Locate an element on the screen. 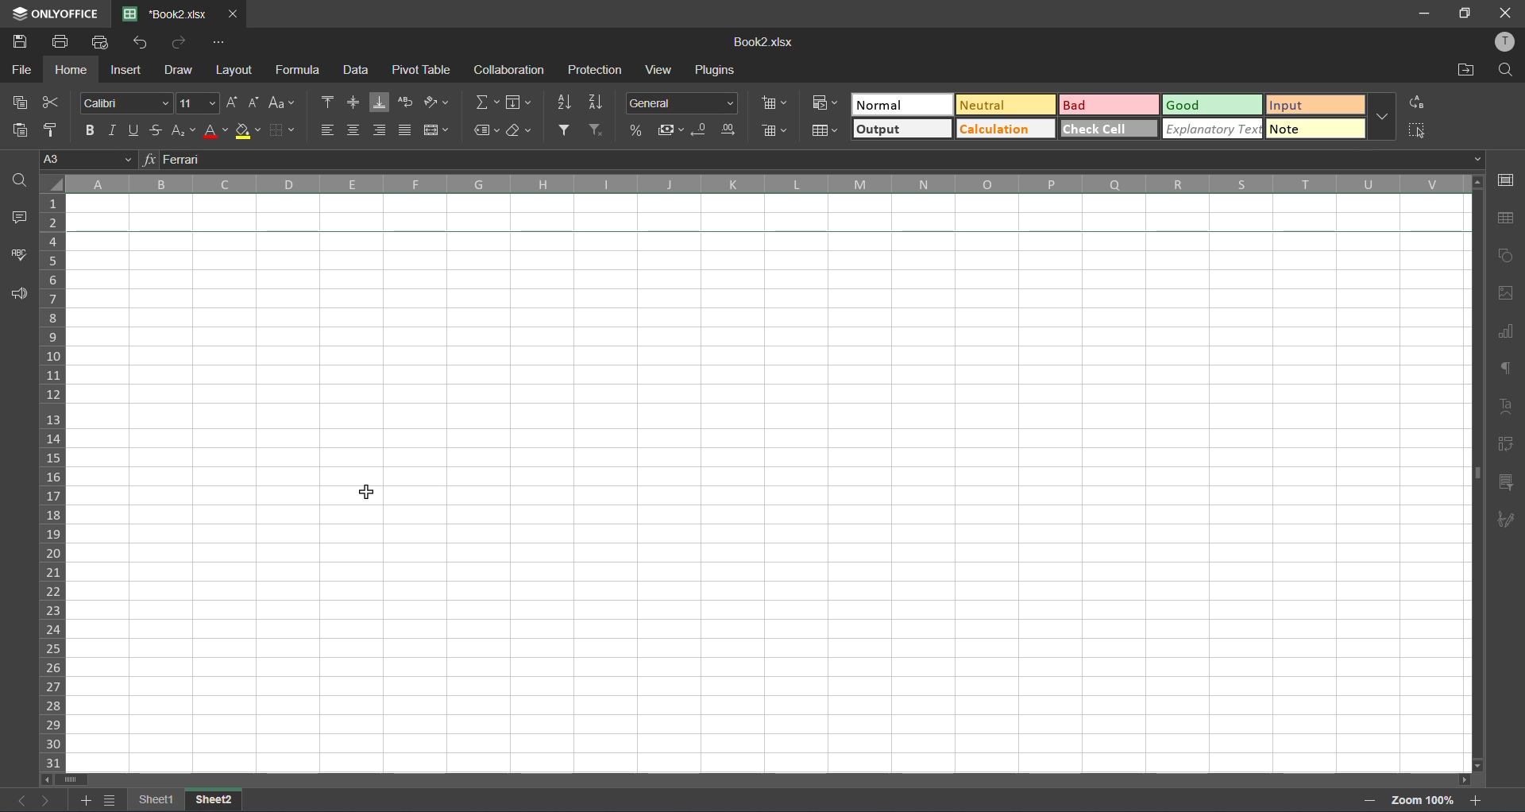 Image resolution: width=1525 pixels, height=812 pixels. explanatory text is located at coordinates (1213, 127).